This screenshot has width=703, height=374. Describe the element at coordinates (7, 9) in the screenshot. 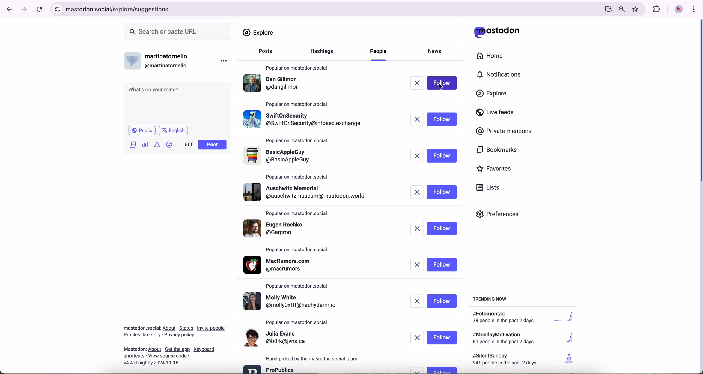

I see `navigate back` at that location.